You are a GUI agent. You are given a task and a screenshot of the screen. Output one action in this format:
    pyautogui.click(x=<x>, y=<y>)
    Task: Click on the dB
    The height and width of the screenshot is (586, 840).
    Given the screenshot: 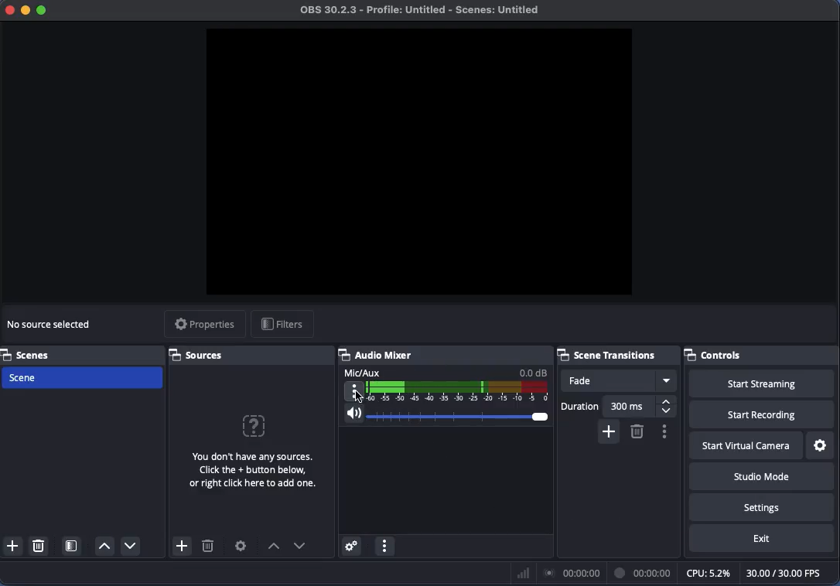 What is the action you would take?
    pyautogui.click(x=534, y=372)
    